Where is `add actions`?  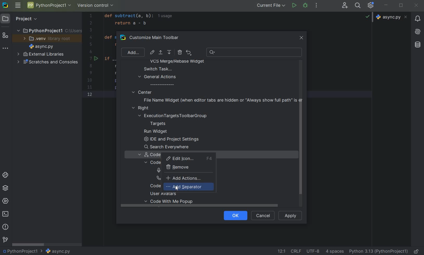
add actions is located at coordinates (184, 178).